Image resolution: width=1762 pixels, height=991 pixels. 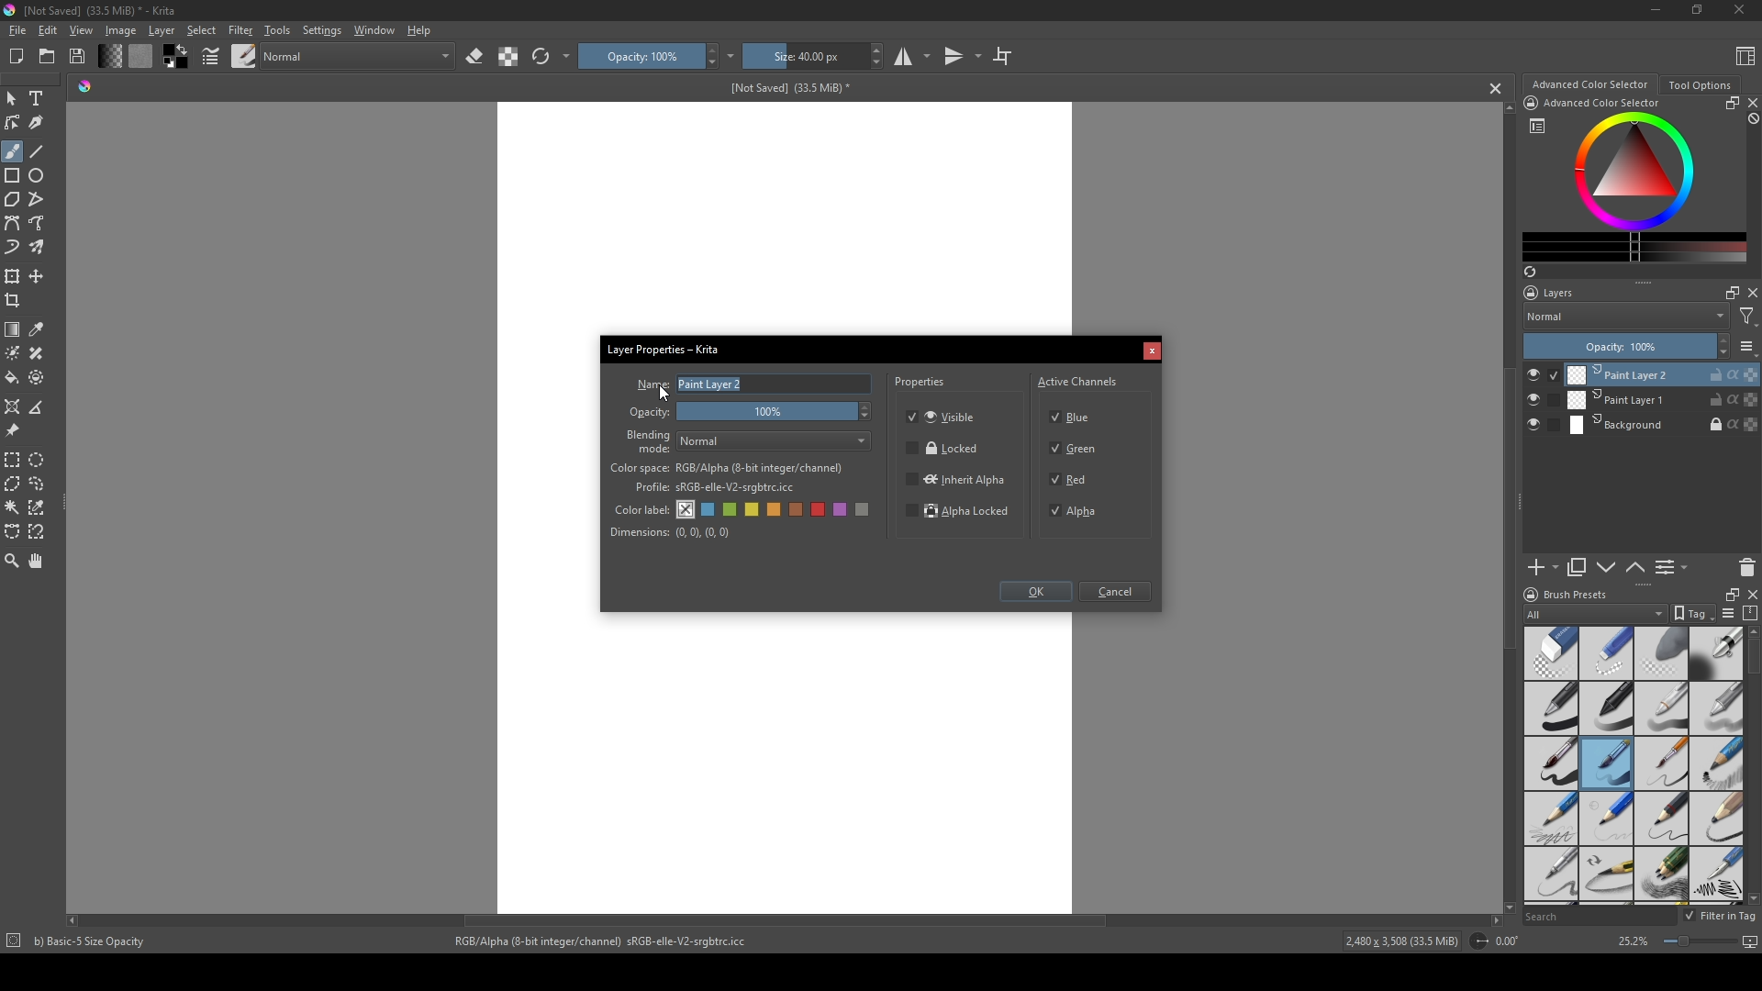 I want to click on Color label, so click(x=640, y=507).